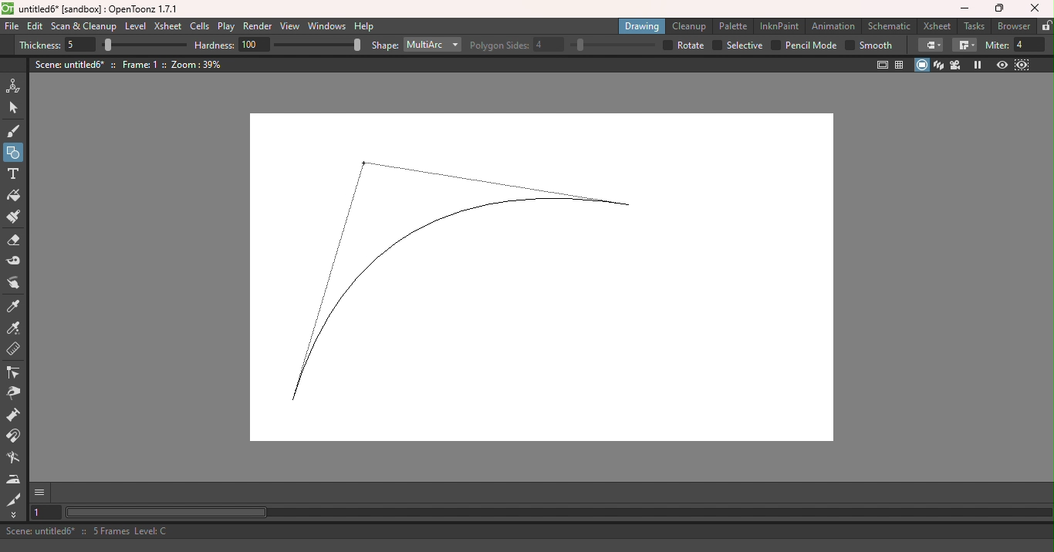 The height and width of the screenshot is (552, 1054). I want to click on untitled6* [sandbox] : OpenToonz 1.7.1, so click(92, 9).